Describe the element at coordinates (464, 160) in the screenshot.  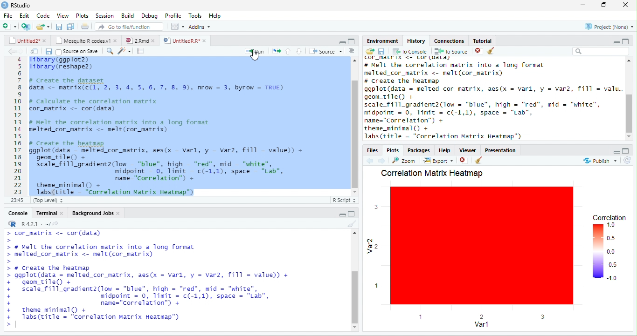
I see `CLOSE` at that location.